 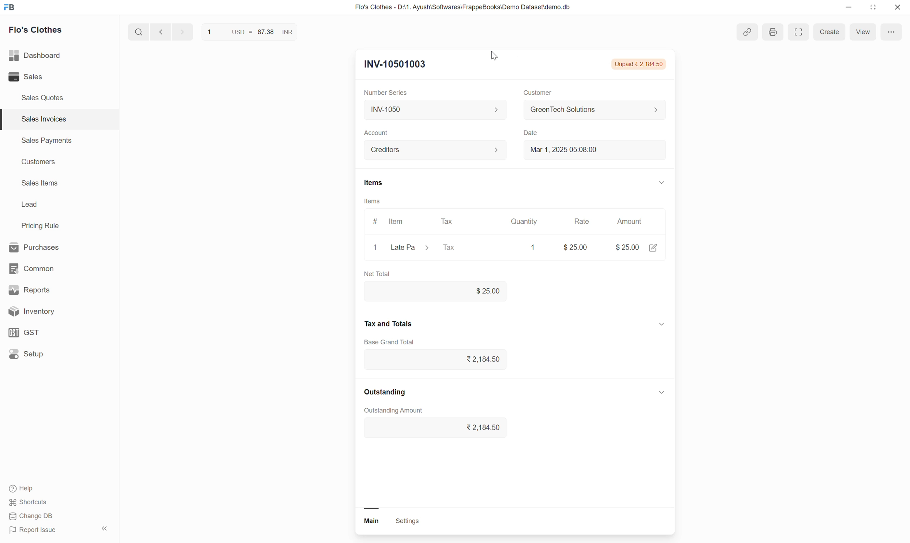 I want to click on minimize , so click(x=852, y=8).